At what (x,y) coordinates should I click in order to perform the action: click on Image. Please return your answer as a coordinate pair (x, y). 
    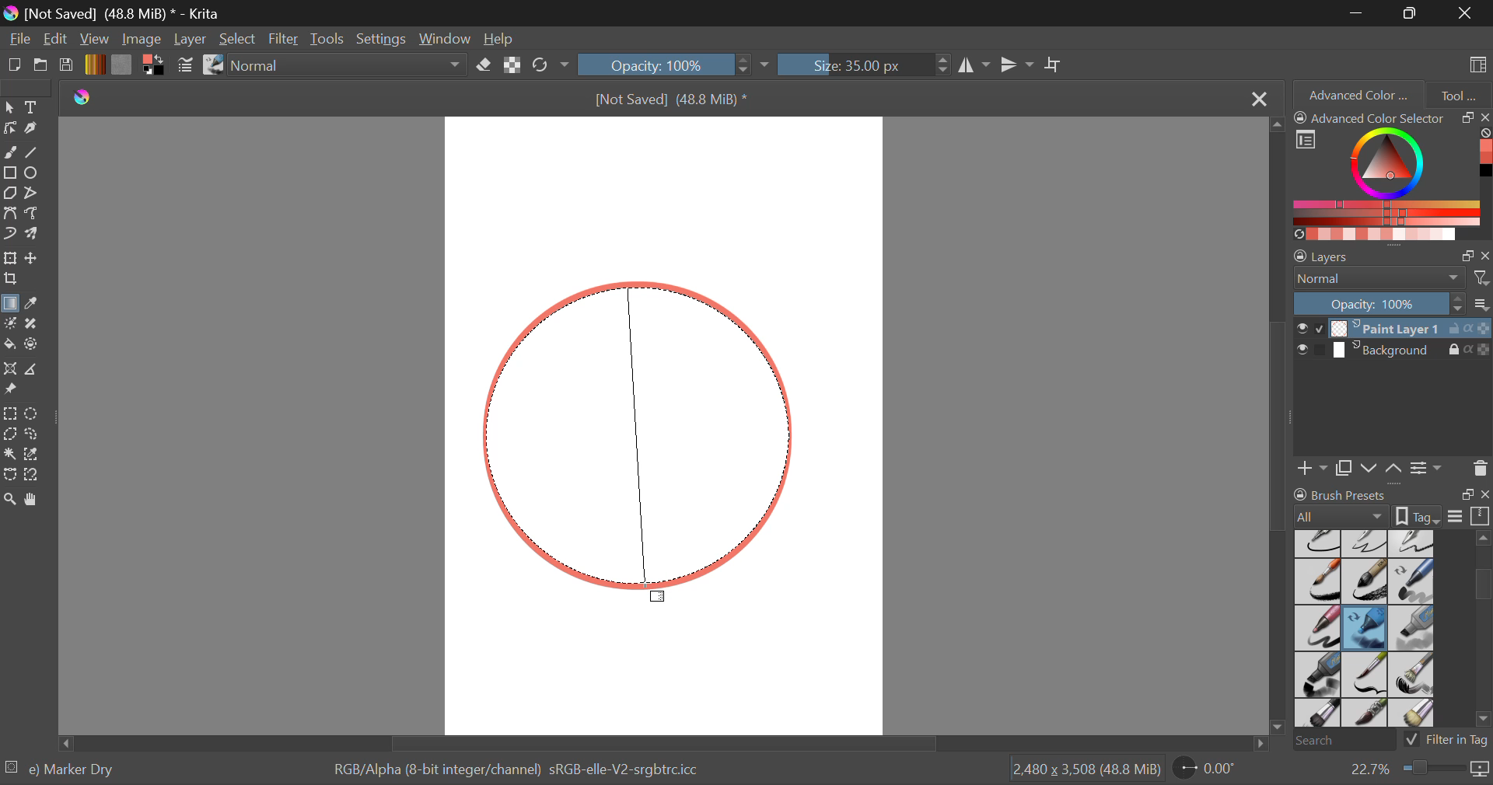
    Looking at the image, I should click on (143, 39).